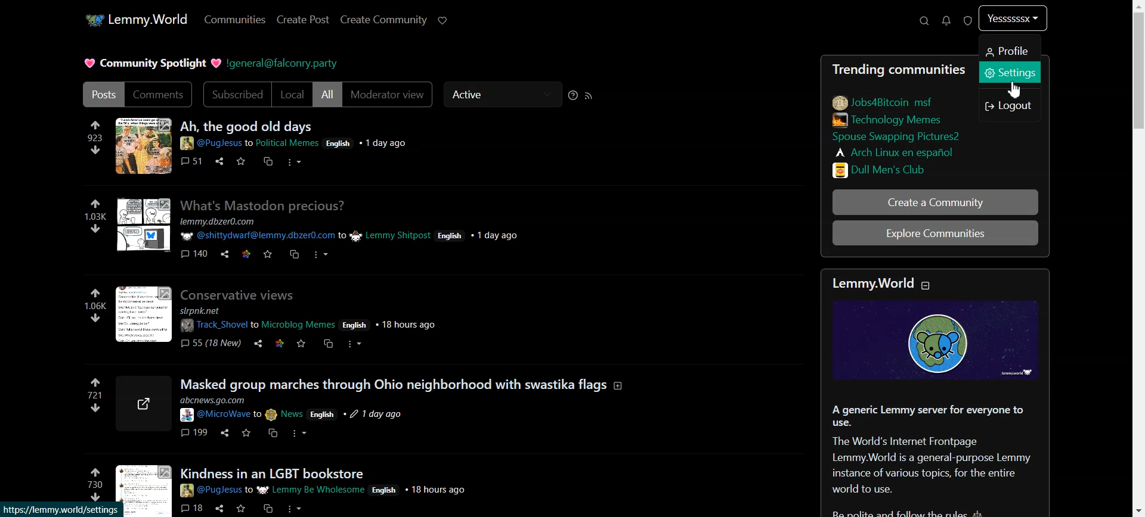 The width and height of the screenshot is (1145, 517). I want to click on Text, so click(934, 456).